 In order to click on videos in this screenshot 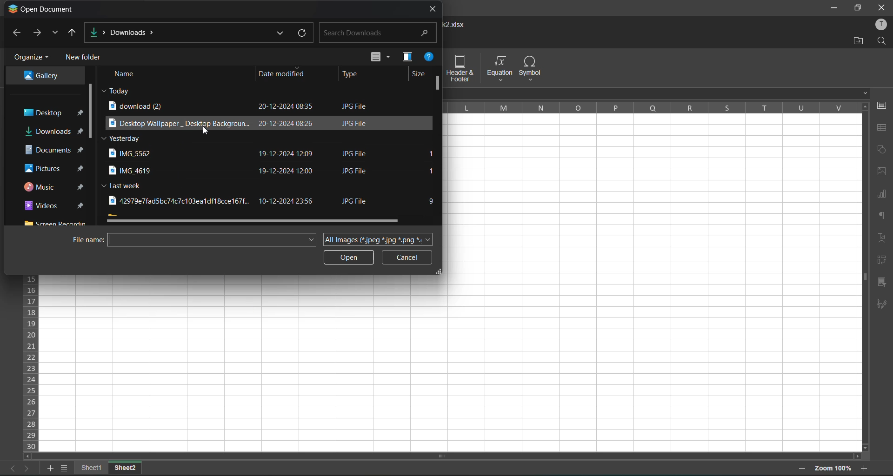, I will do `click(51, 205)`.